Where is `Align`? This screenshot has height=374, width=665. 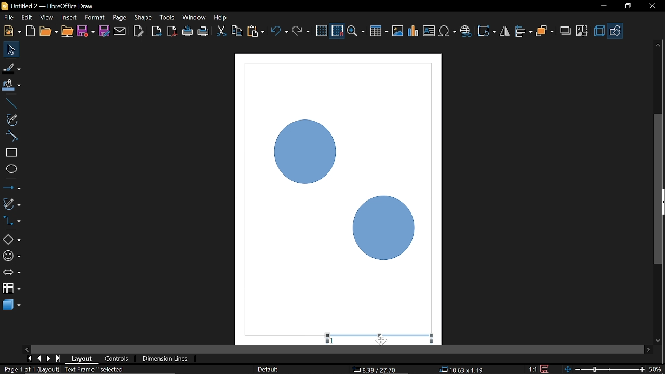
Align is located at coordinates (524, 32).